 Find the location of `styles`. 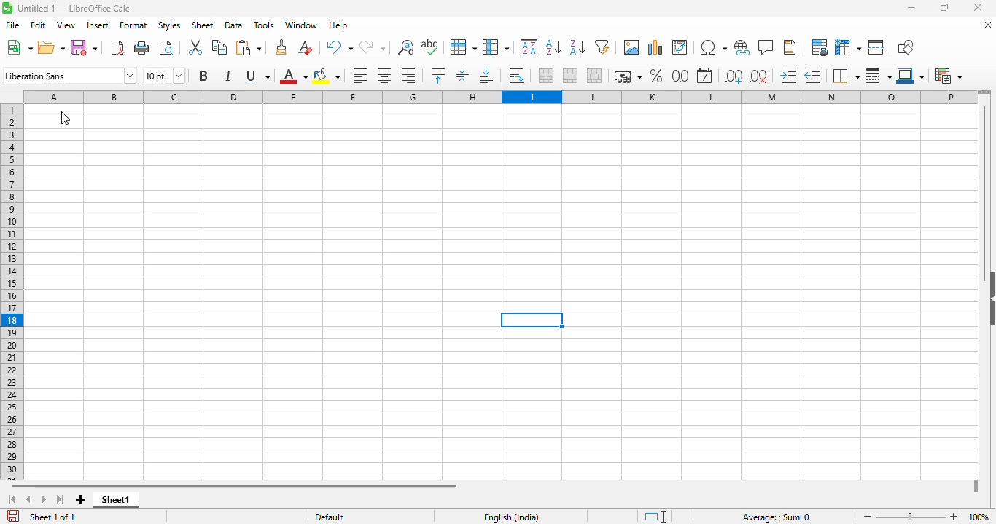

styles is located at coordinates (169, 25).